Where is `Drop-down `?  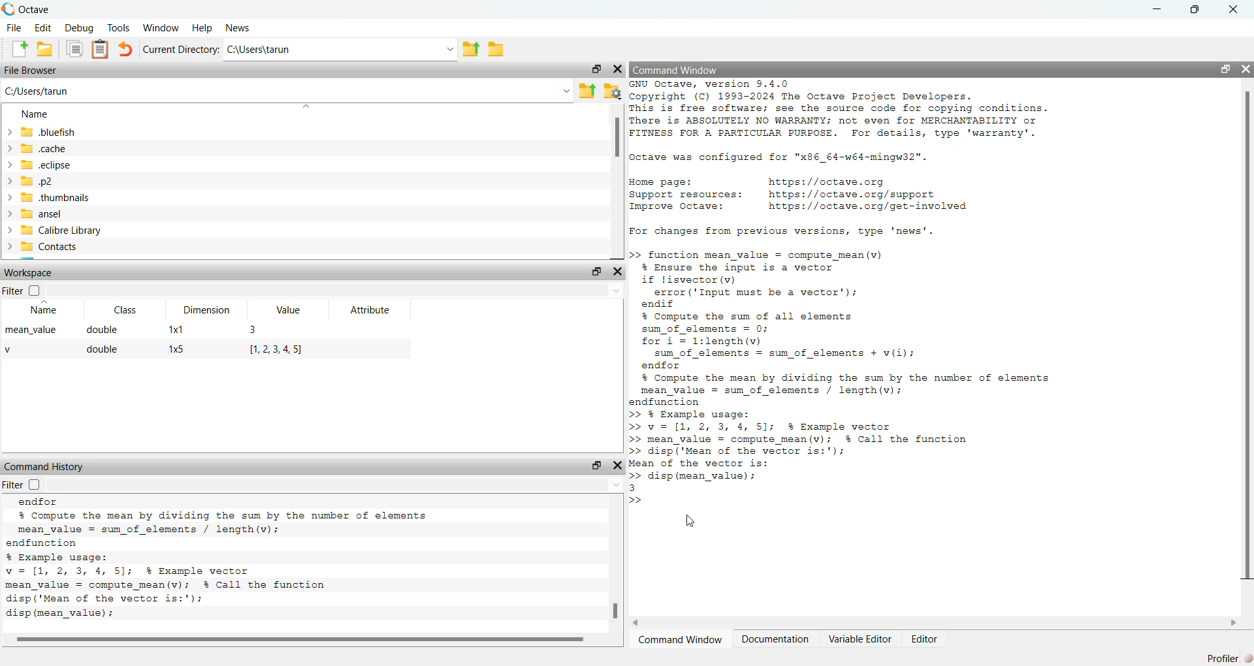 Drop-down  is located at coordinates (566, 91).